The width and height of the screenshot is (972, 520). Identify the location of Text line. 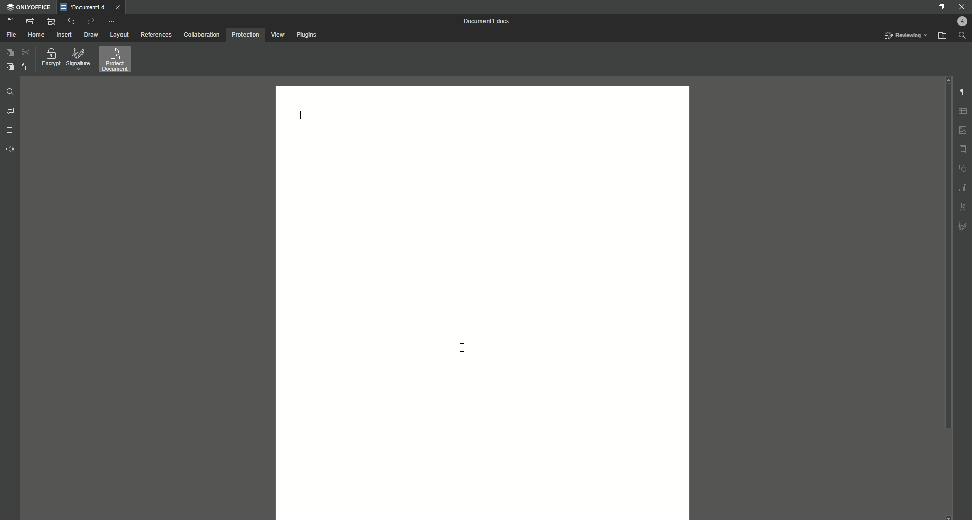
(301, 115).